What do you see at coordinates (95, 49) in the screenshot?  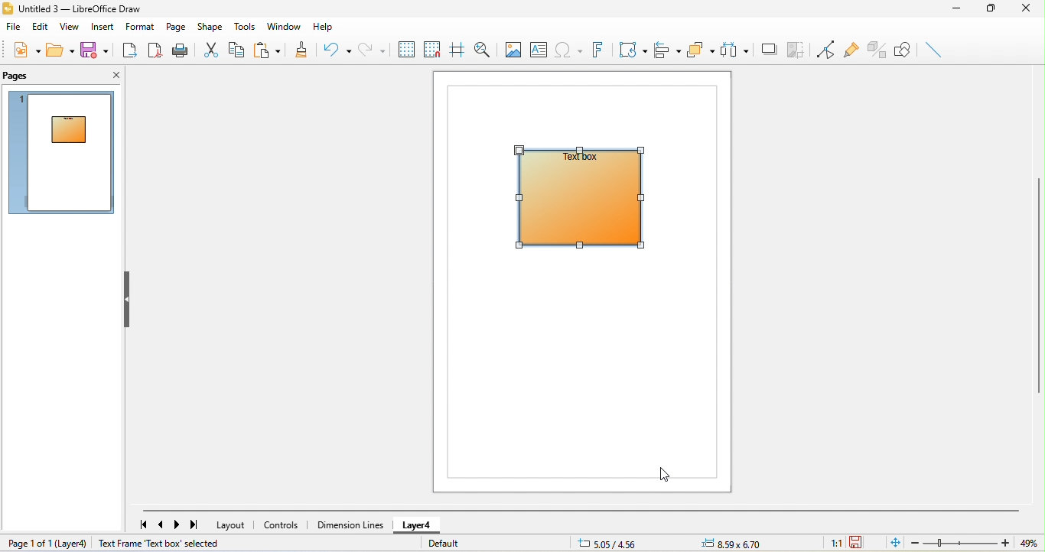 I see `save` at bounding box center [95, 49].